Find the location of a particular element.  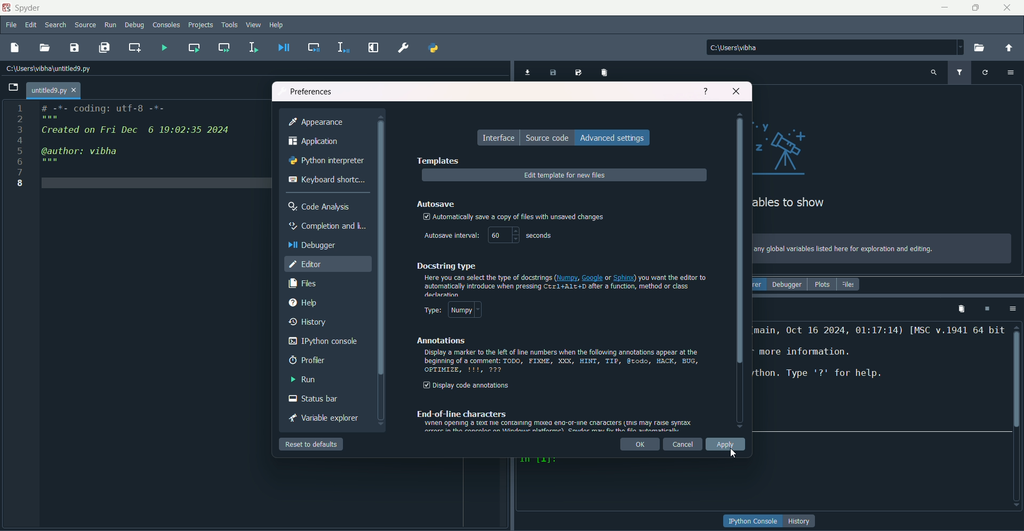

file path is located at coordinates (753, 47).